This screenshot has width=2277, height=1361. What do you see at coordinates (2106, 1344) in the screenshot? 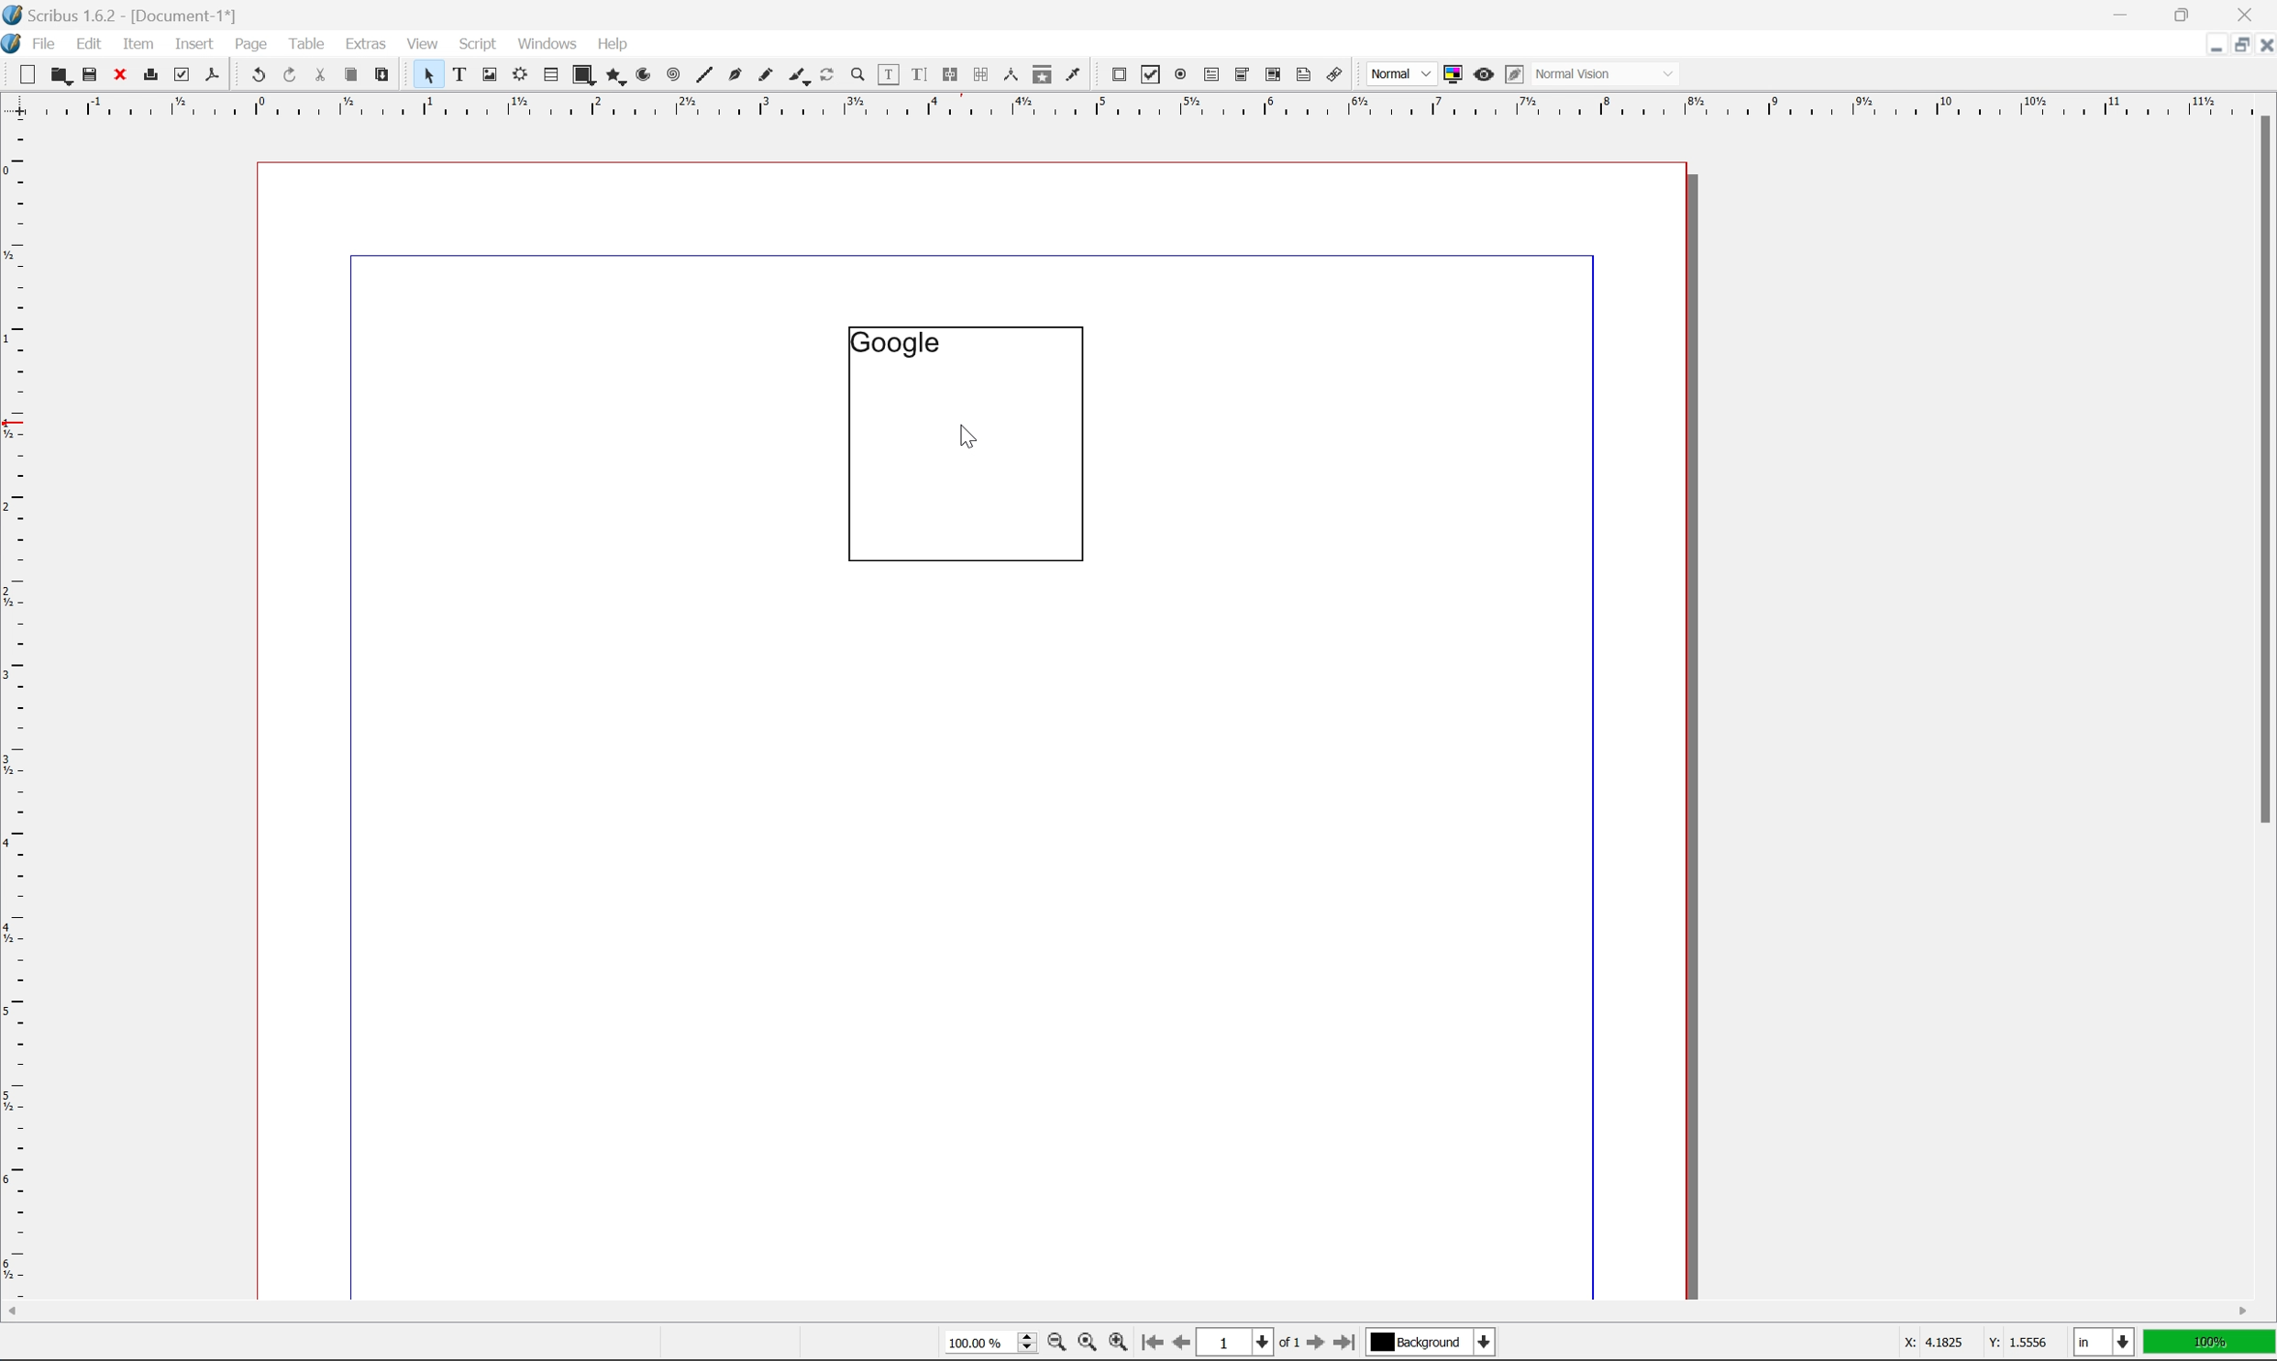
I see `select current unit` at bounding box center [2106, 1344].